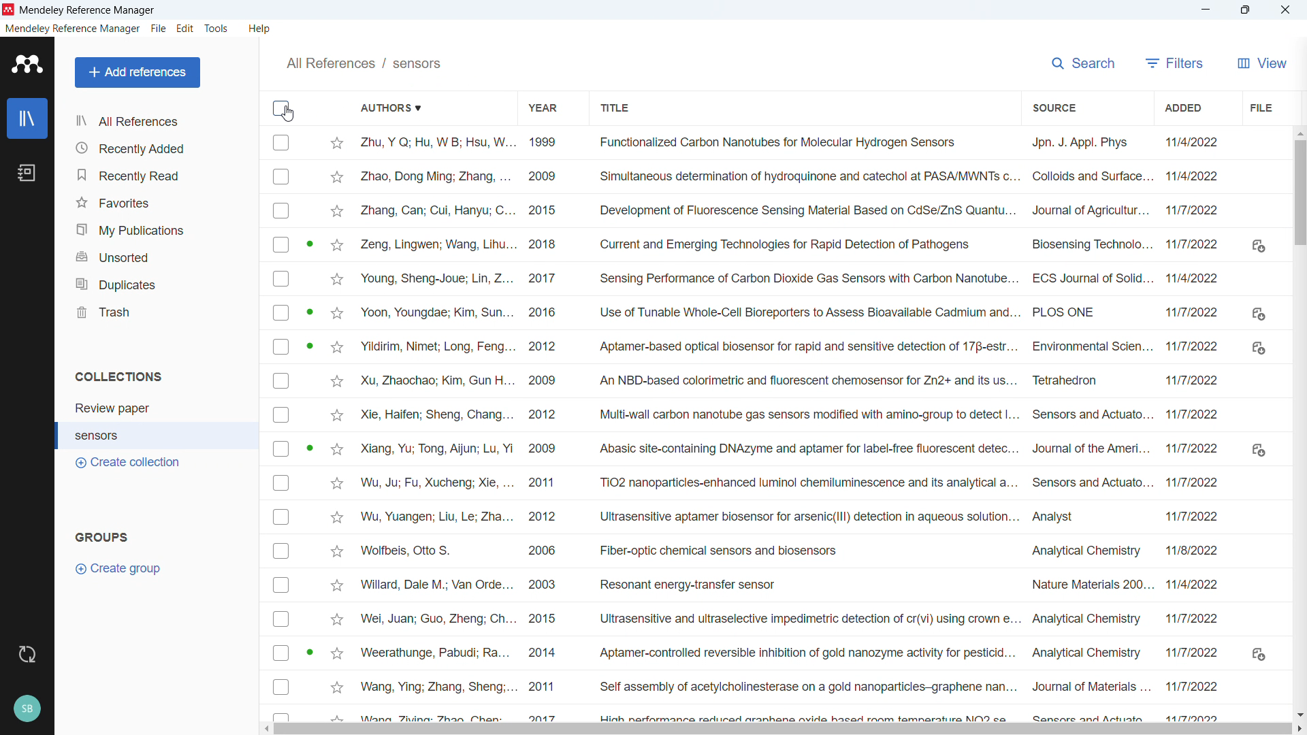  I want to click on collection 1, so click(157, 407).